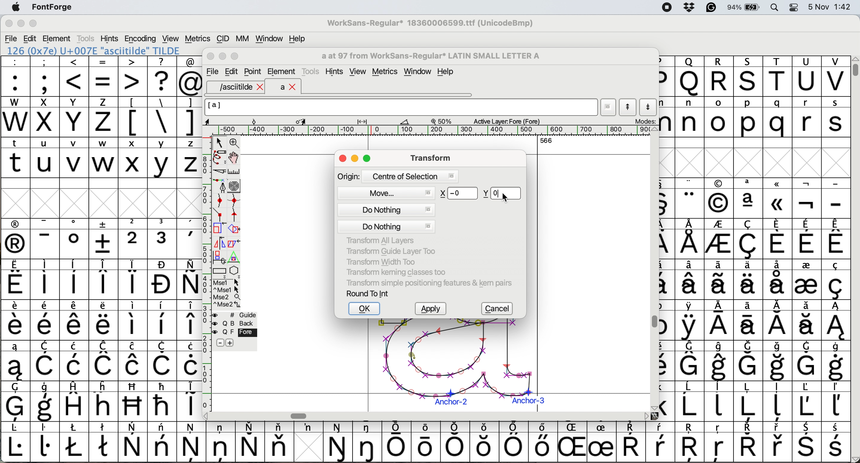  Describe the element at coordinates (163, 361) in the screenshot. I see `symbol` at that location.